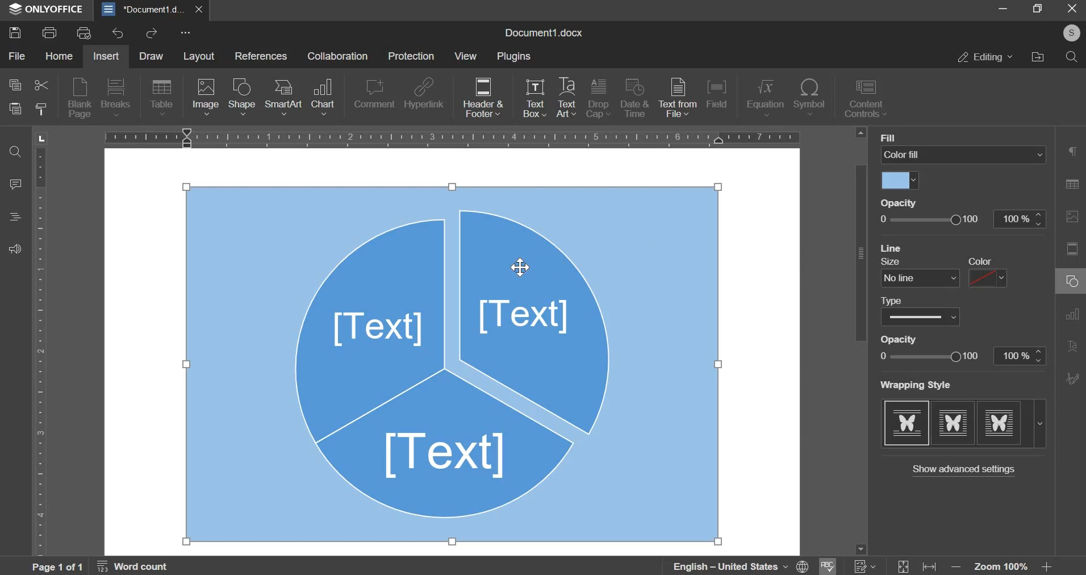 This screenshot has height=575, width=1086. I want to click on references, so click(264, 57).